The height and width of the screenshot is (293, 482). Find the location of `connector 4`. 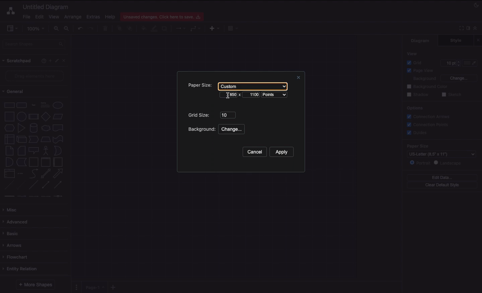

connector 4 is located at coordinates (46, 196).